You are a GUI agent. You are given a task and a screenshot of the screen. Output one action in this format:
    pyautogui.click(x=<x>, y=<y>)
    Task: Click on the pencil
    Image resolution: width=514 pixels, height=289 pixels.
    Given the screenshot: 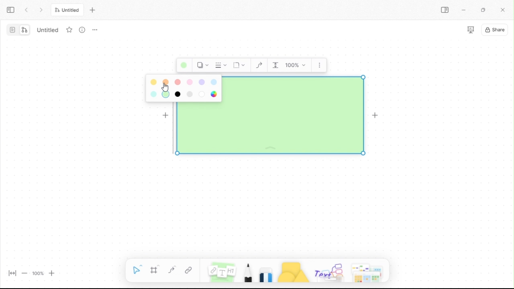 What is the action you would take?
    pyautogui.click(x=247, y=271)
    